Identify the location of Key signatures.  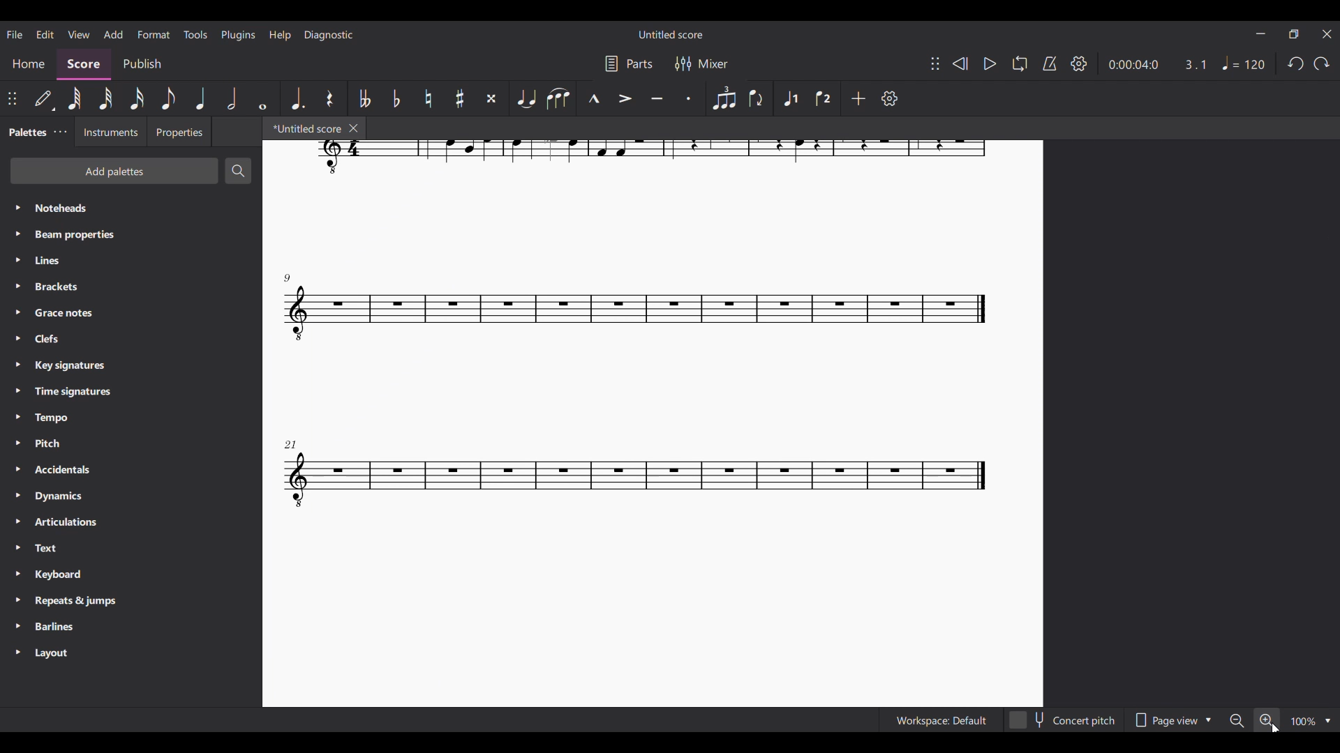
(131, 366).